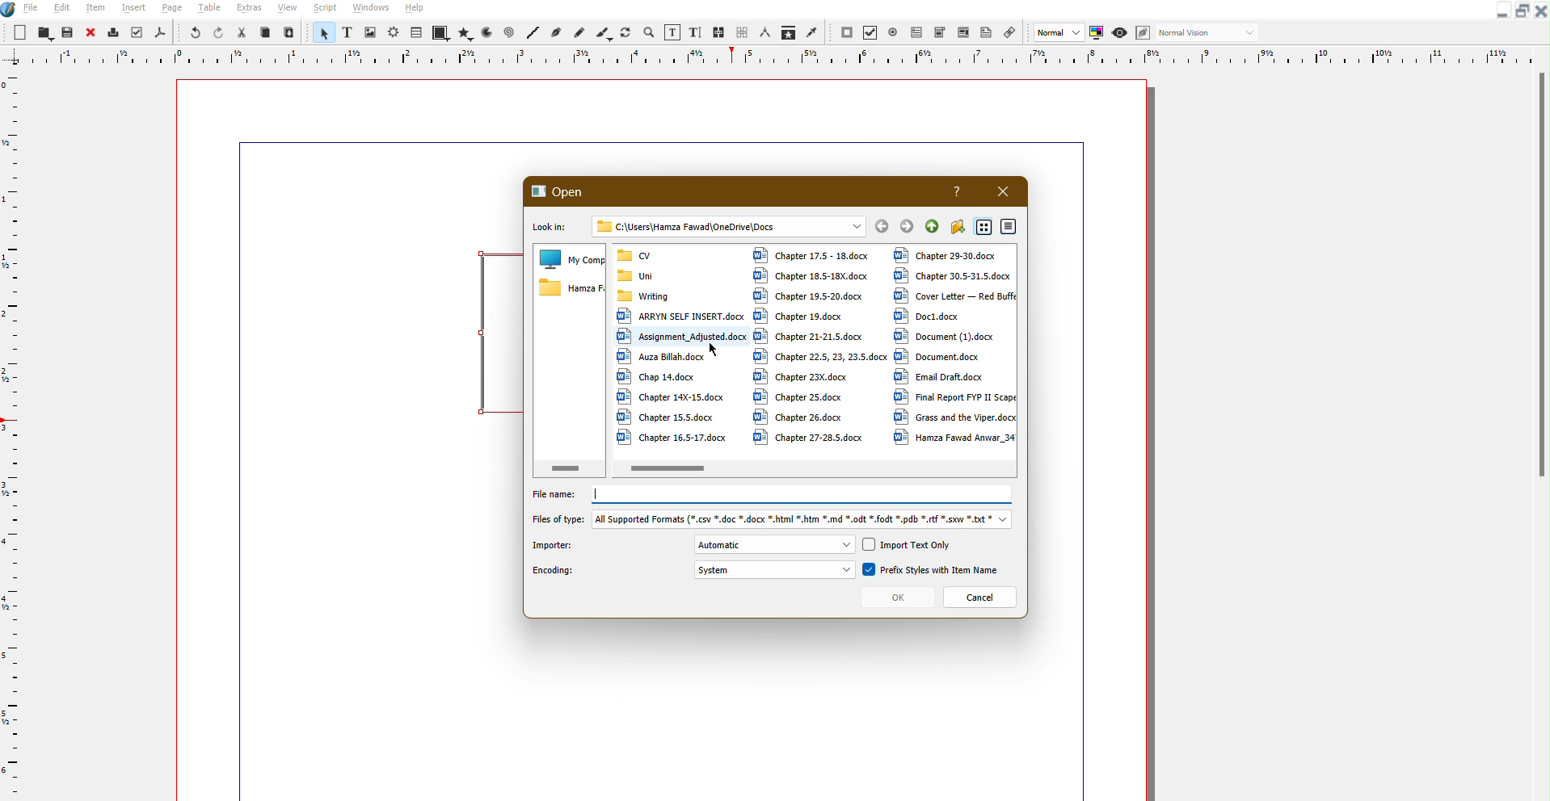  Describe the element at coordinates (1208, 33) in the screenshot. I see `Normal Vision` at that location.